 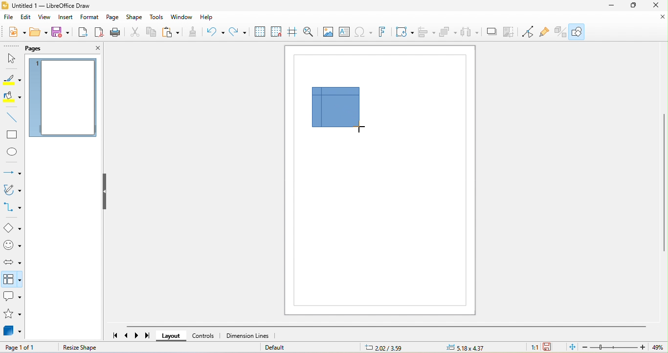 What do you see at coordinates (114, 336) in the screenshot?
I see `scroll to first page` at bounding box center [114, 336].